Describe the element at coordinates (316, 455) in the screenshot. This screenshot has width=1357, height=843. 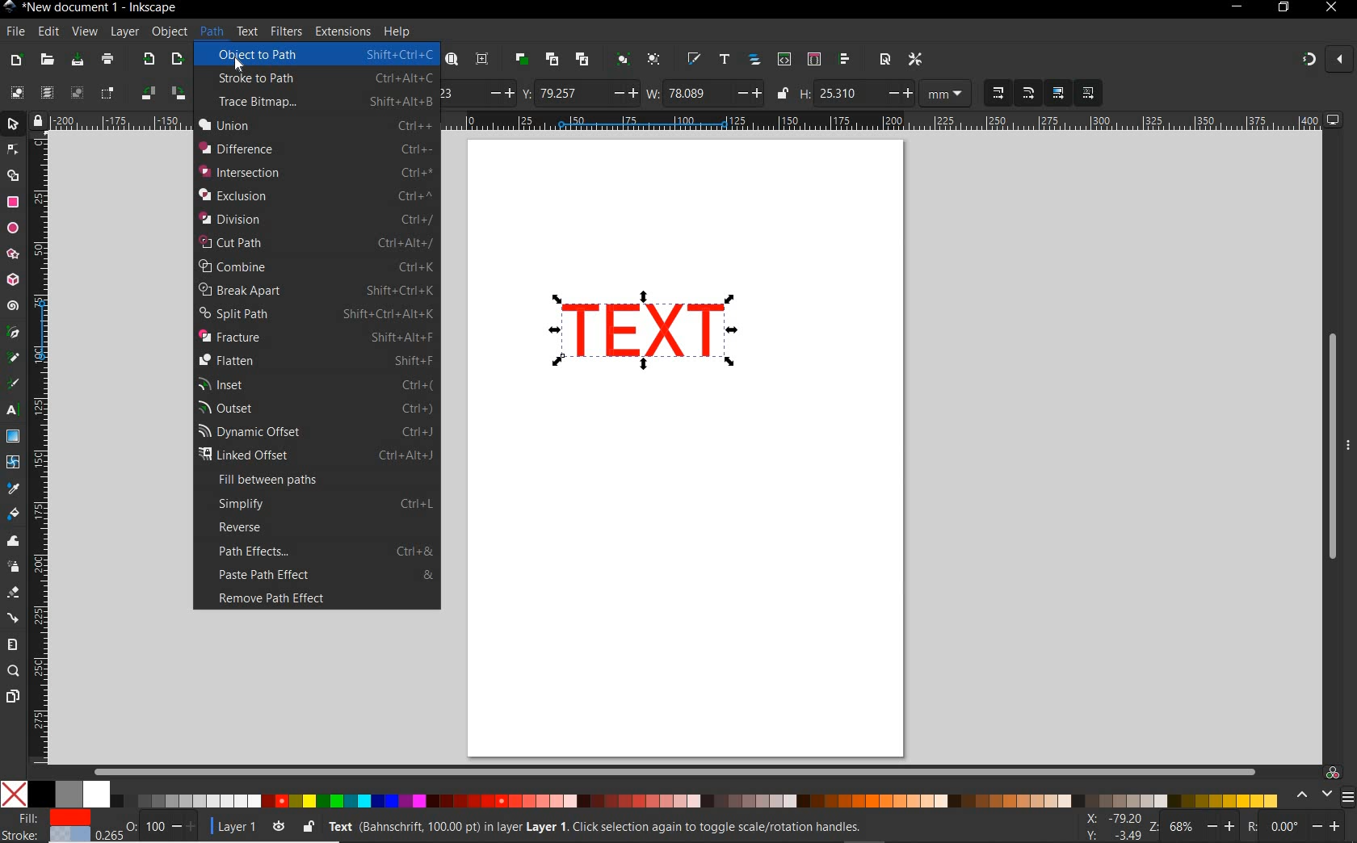
I see `LINKED OFFSET` at that location.